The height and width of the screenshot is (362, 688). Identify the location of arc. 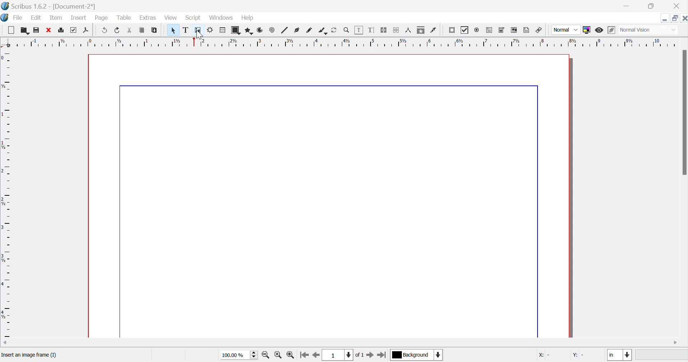
(260, 30).